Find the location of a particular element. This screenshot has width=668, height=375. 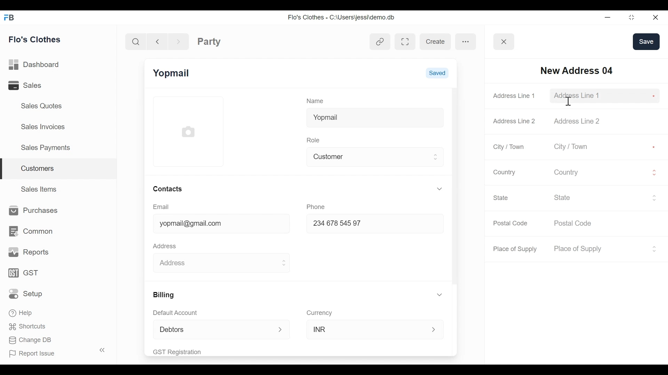

Country is located at coordinates (600, 172).